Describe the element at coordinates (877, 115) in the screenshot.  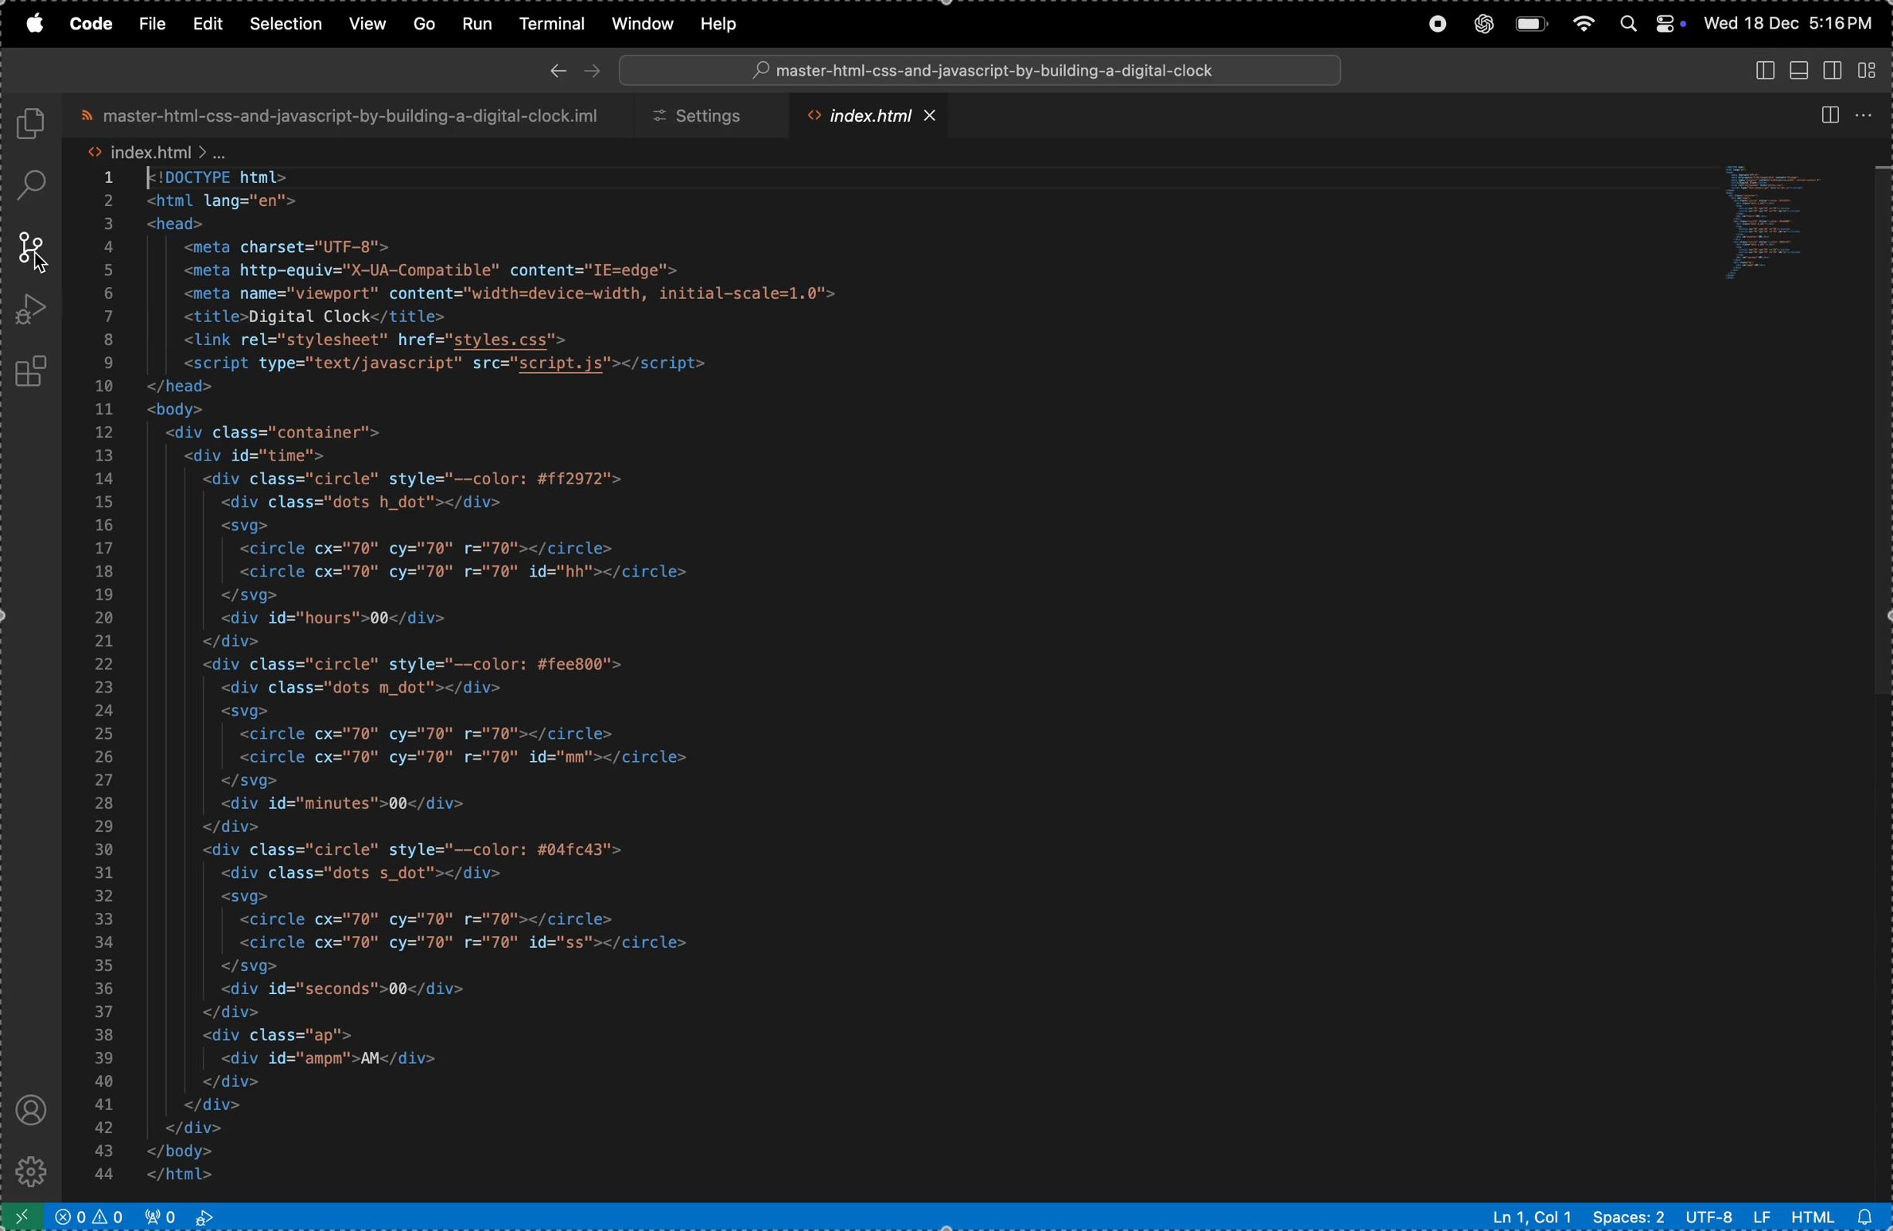
I see `index .html file` at that location.